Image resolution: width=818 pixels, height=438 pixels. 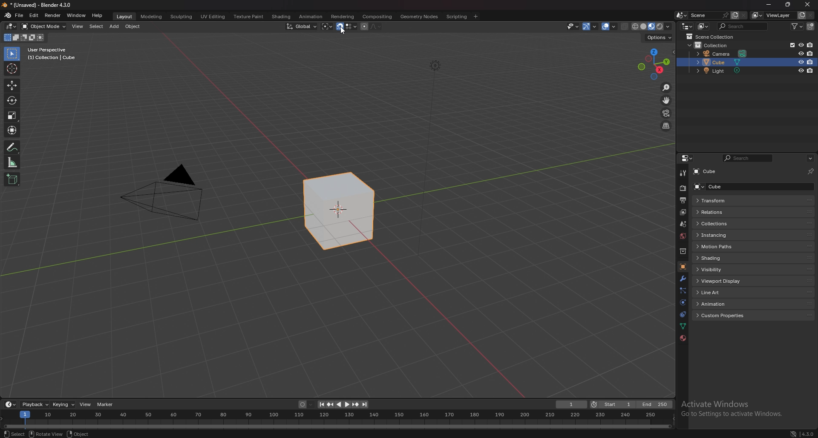 What do you see at coordinates (723, 247) in the screenshot?
I see `motion paths` at bounding box center [723, 247].